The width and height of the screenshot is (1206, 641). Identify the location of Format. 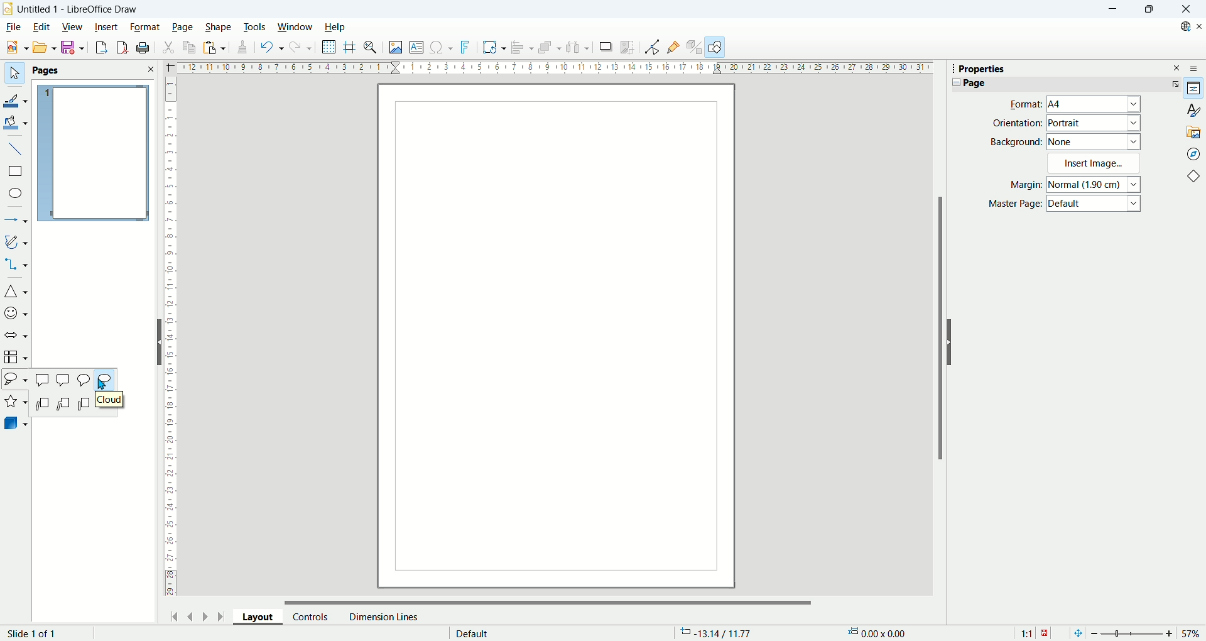
(1022, 104).